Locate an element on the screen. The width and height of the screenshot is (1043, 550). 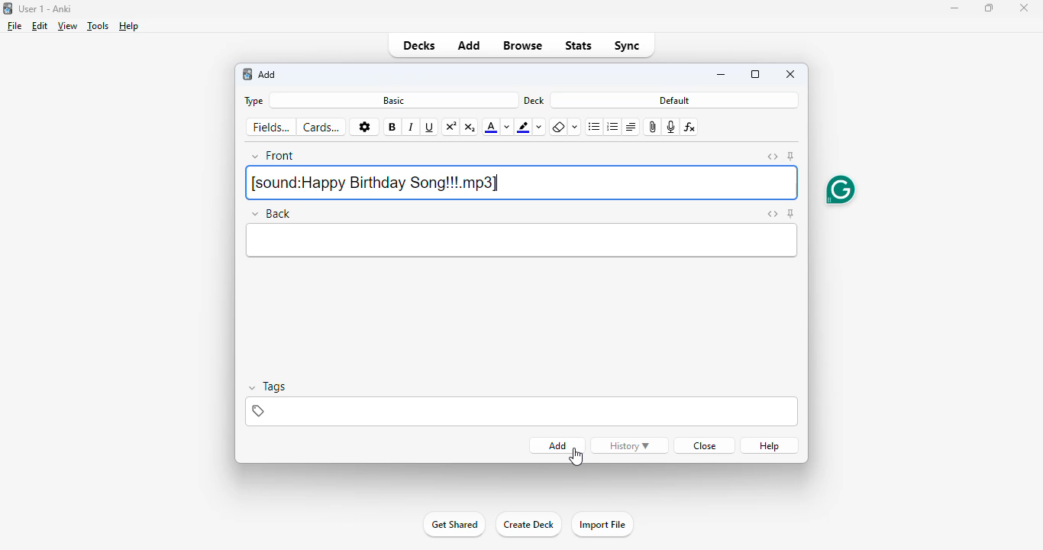
change color is located at coordinates (507, 127).